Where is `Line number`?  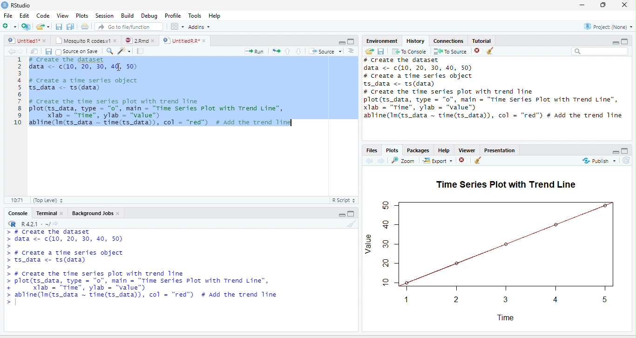 Line number is located at coordinates (17, 92).